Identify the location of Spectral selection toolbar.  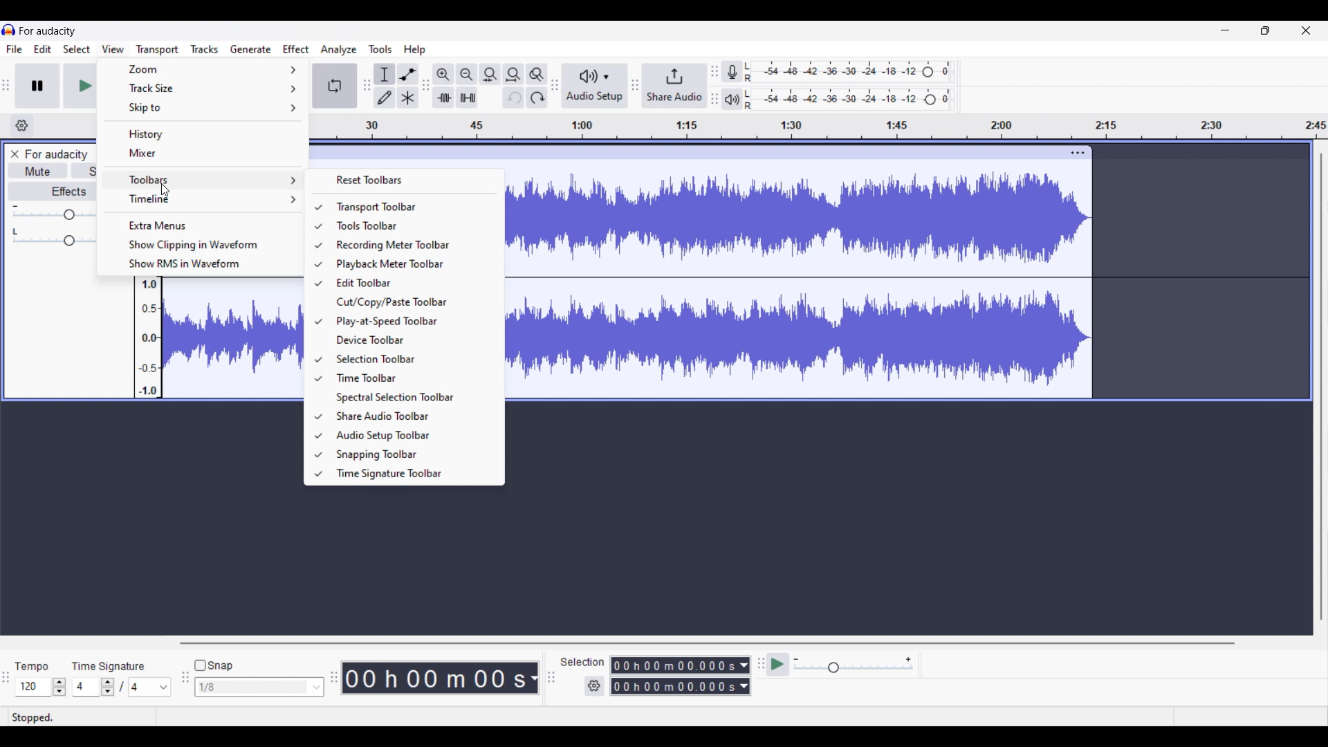
(413, 398).